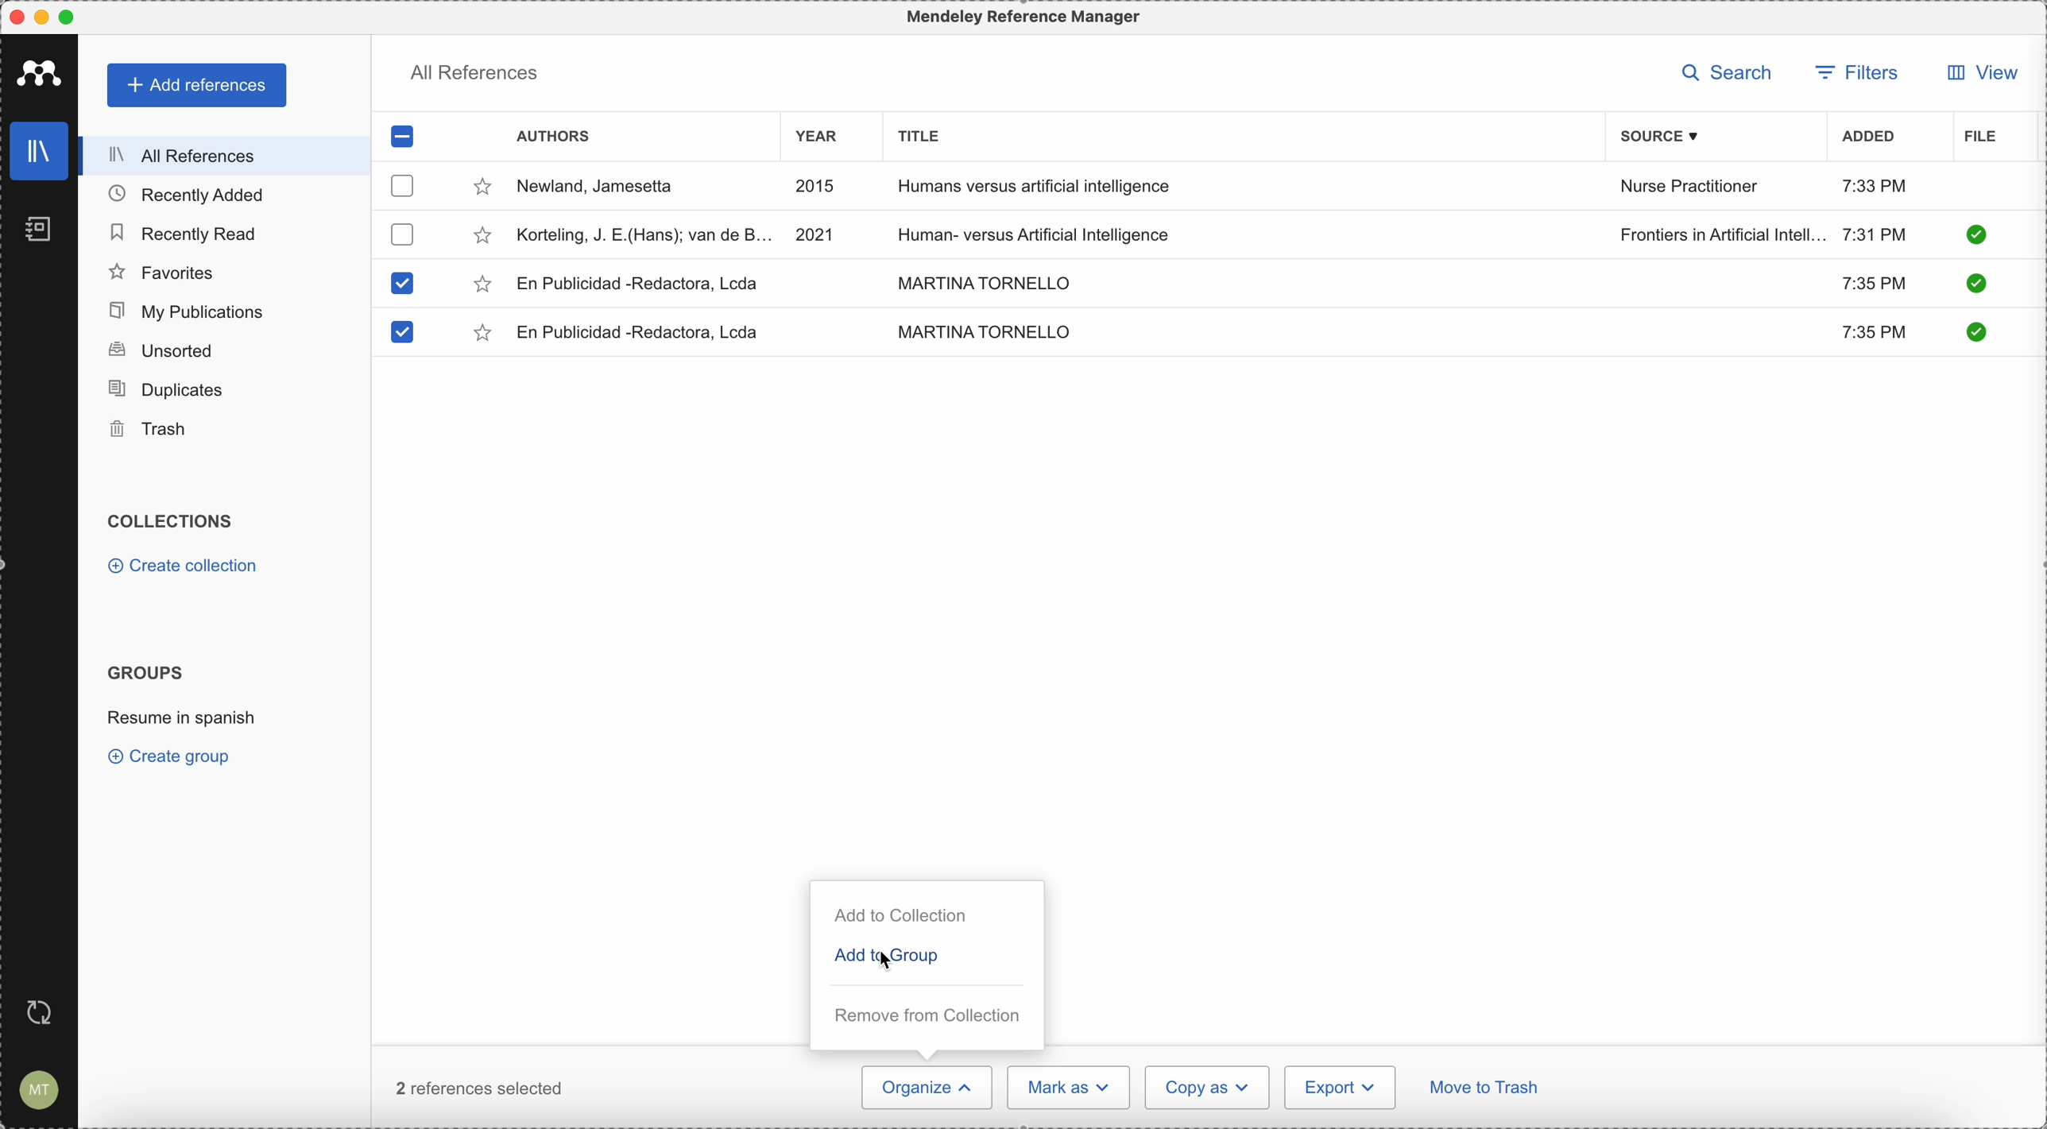 The width and height of the screenshot is (2047, 1129). I want to click on check it, so click(1974, 331).